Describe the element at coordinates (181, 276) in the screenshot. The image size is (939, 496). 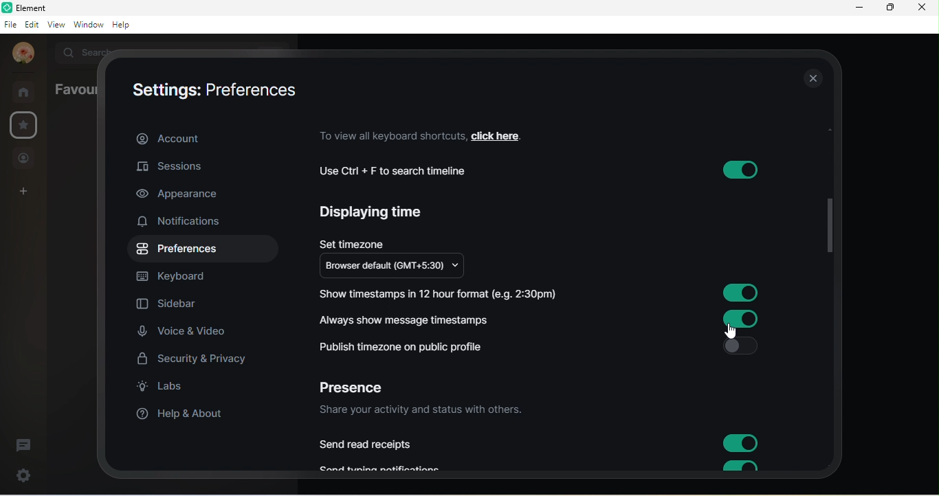
I see `keyboard` at that location.